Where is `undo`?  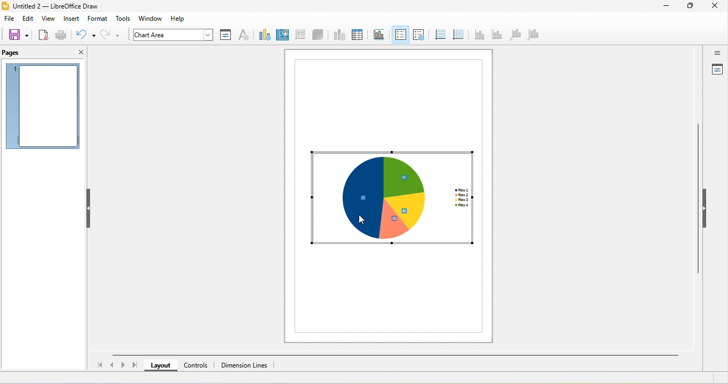
undo is located at coordinates (85, 35).